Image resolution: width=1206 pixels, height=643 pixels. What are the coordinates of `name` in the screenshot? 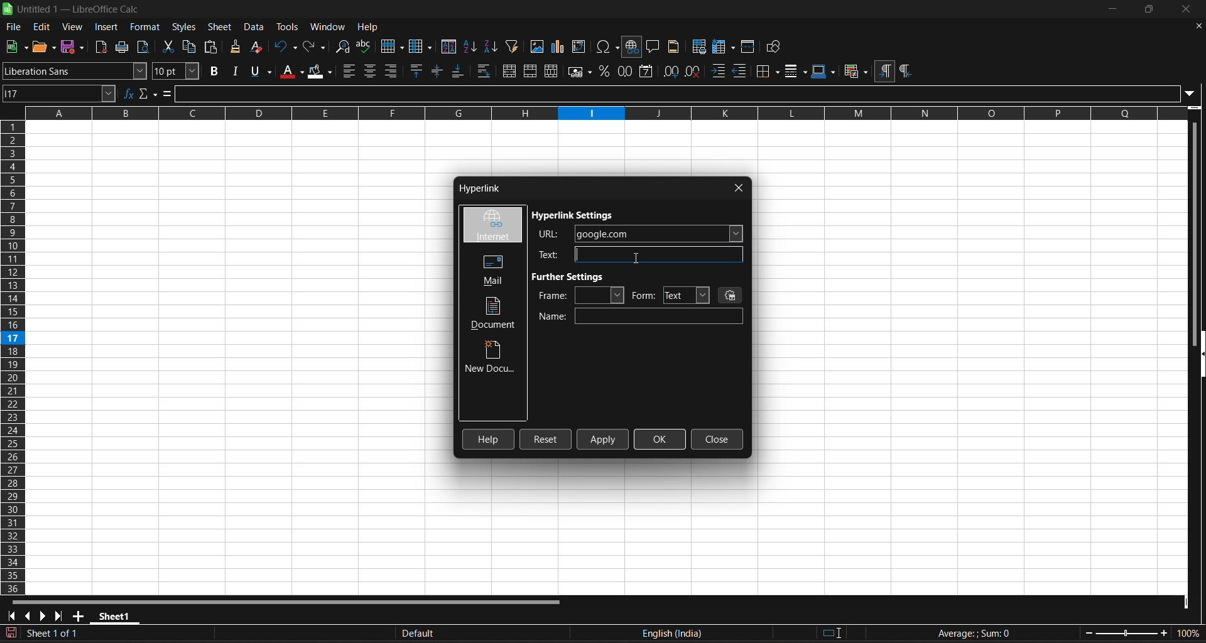 It's located at (641, 316).